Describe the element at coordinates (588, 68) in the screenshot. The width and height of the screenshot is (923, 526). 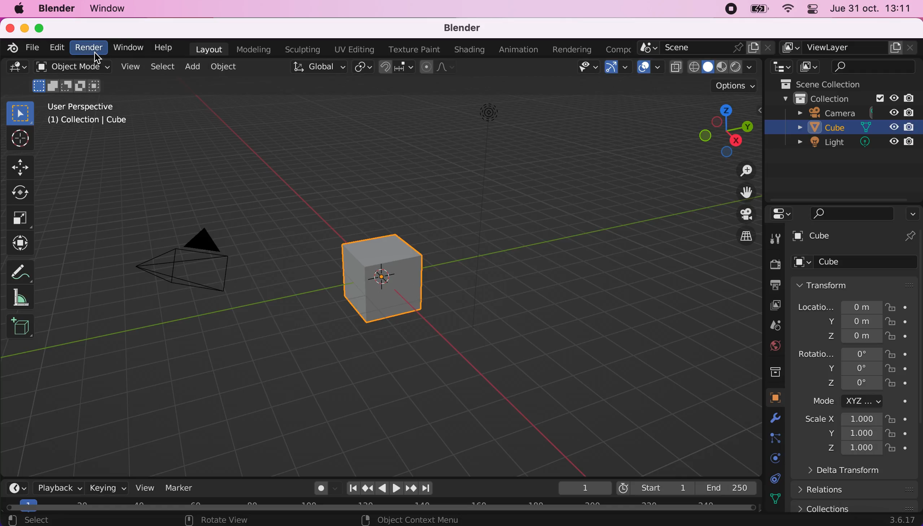
I see `selectability & visibility` at that location.